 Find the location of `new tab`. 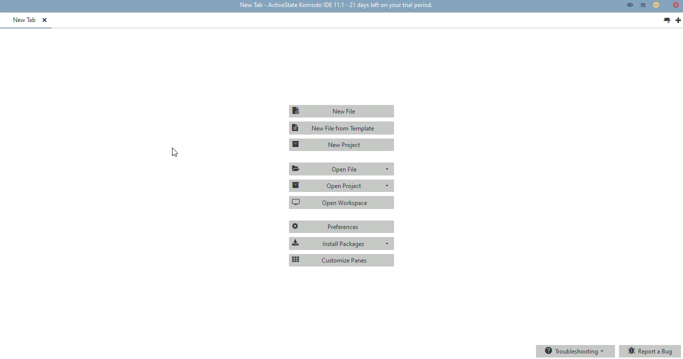

new tab is located at coordinates (25, 19).